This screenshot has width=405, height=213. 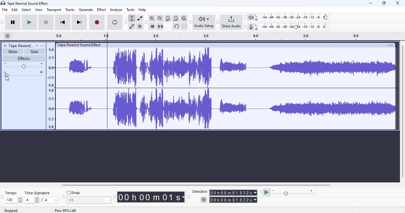 What do you see at coordinates (13, 22) in the screenshot?
I see `pause` at bounding box center [13, 22].